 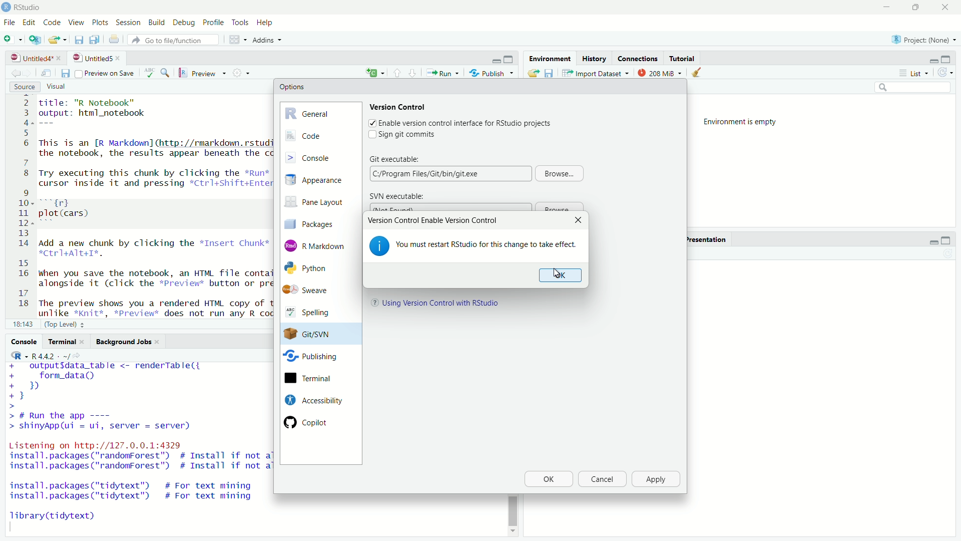 What do you see at coordinates (946, 241) in the screenshot?
I see `maximize` at bounding box center [946, 241].